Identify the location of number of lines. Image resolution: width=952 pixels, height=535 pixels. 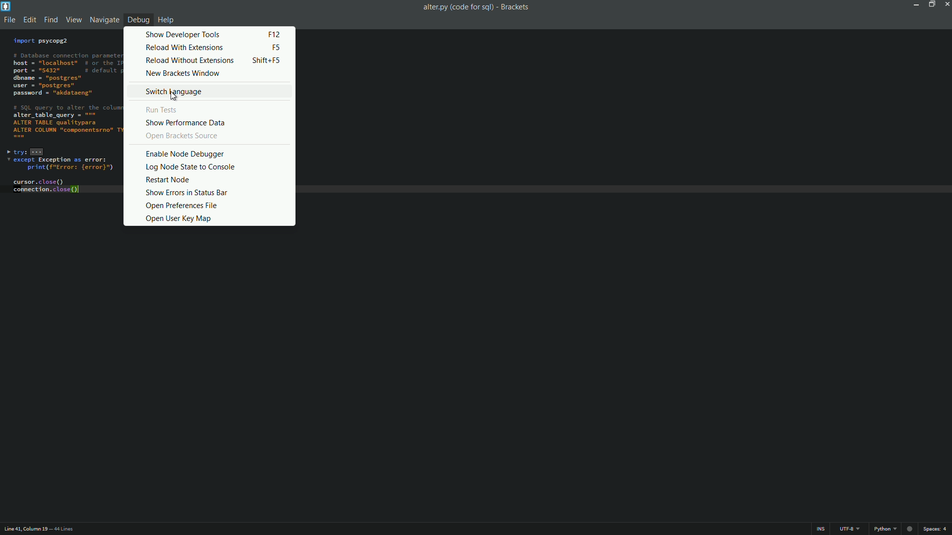
(63, 529).